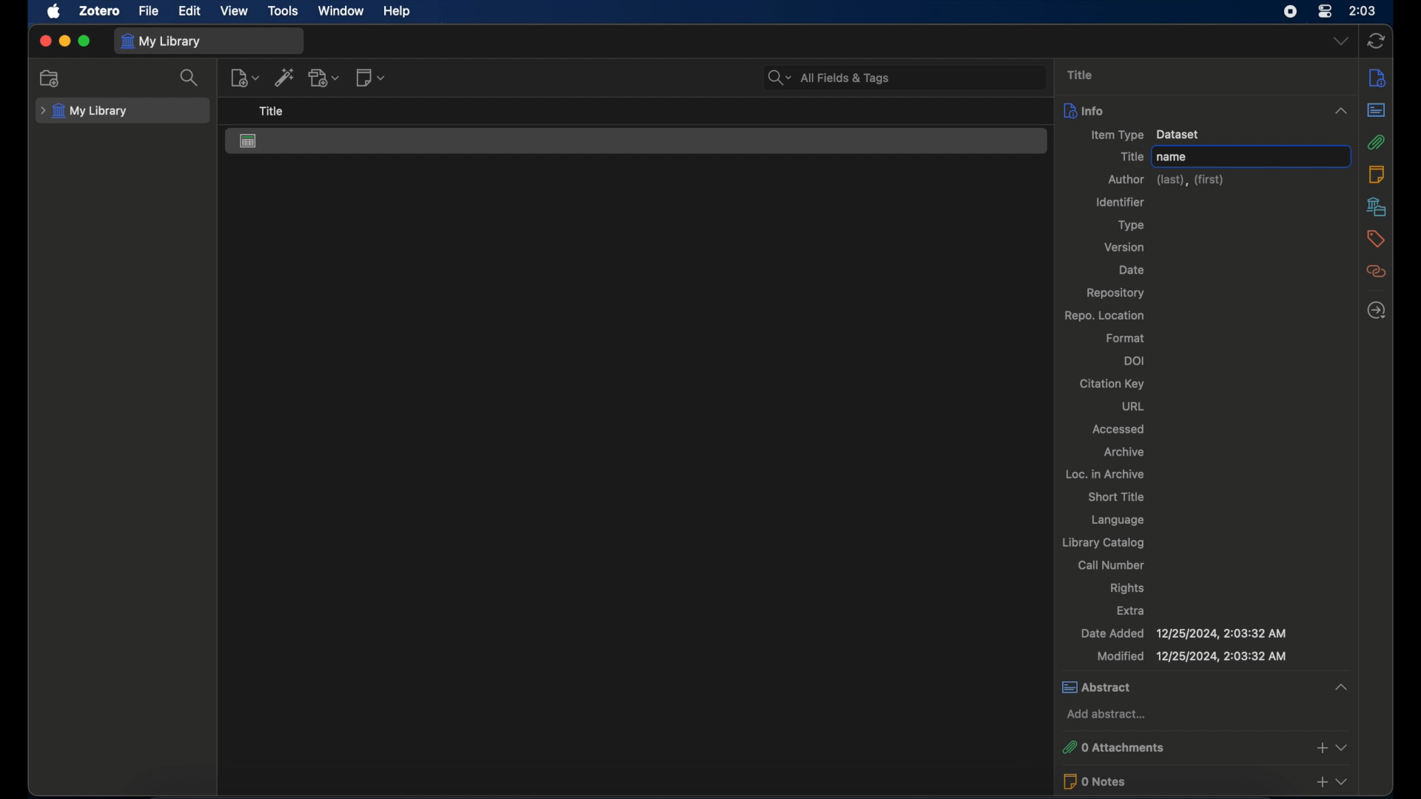 Image resolution: width=1421 pixels, height=799 pixels. I want to click on my library, so click(164, 42).